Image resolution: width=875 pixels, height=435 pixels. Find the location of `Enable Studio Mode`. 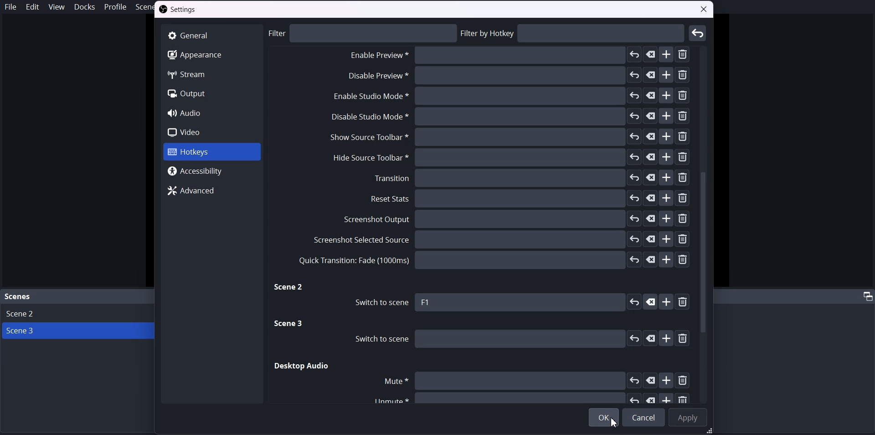

Enable Studio Mode is located at coordinates (509, 97).